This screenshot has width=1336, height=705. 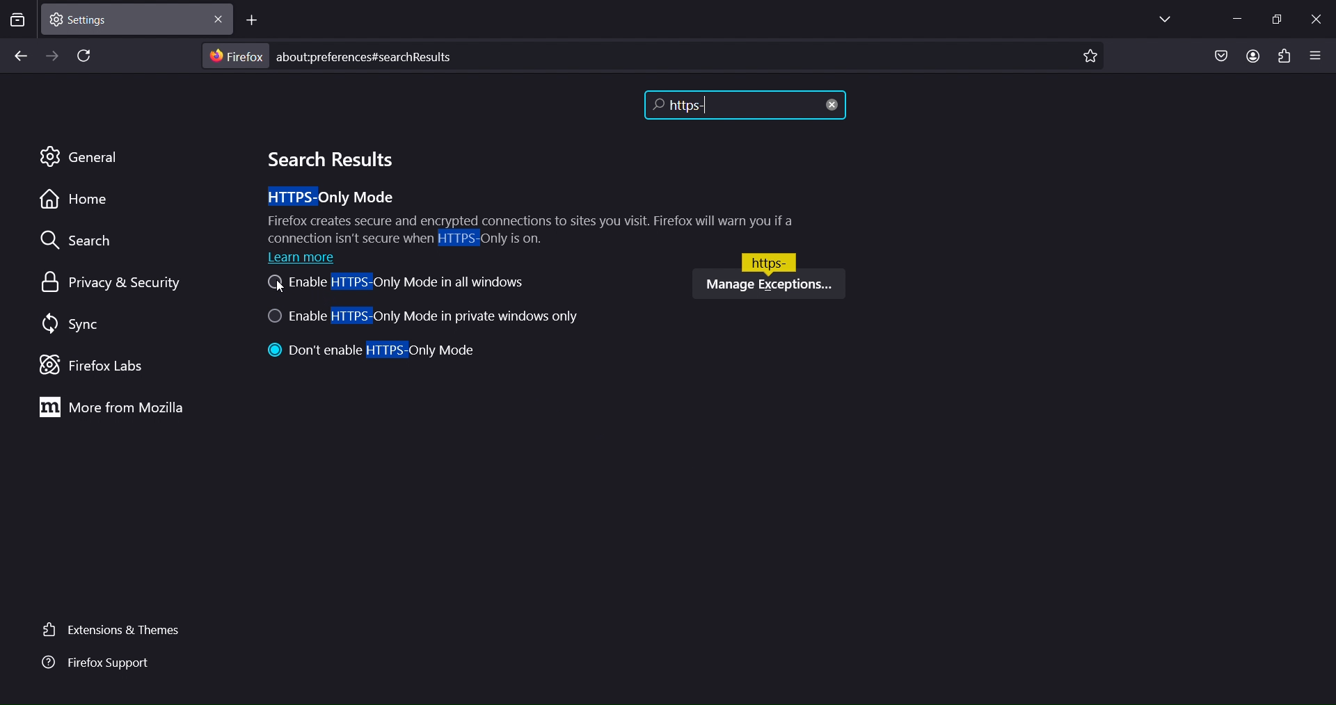 What do you see at coordinates (255, 20) in the screenshot?
I see `new tab` at bounding box center [255, 20].